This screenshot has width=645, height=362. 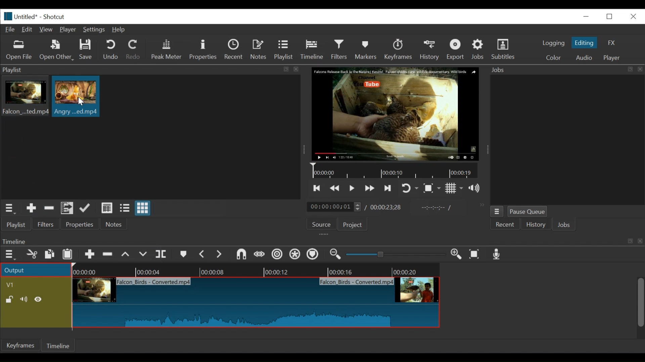 What do you see at coordinates (410, 189) in the screenshot?
I see `toggle player looping` at bounding box center [410, 189].